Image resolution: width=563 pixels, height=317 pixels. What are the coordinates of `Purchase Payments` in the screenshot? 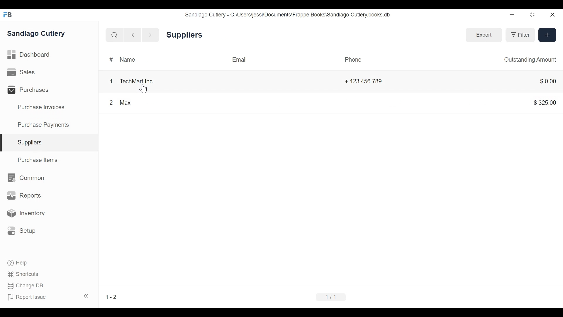 It's located at (45, 124).